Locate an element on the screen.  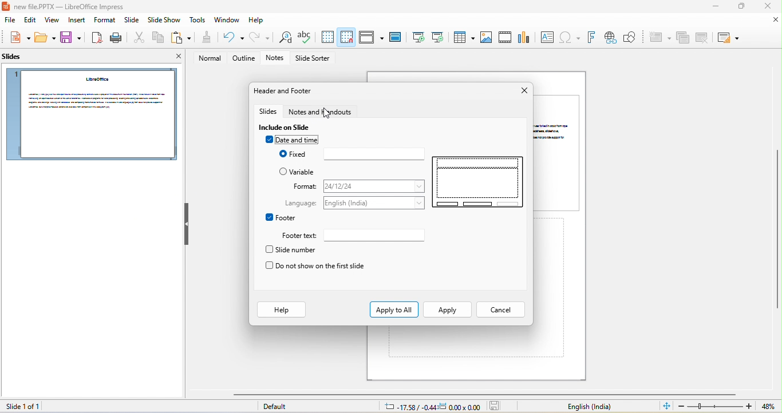
snap to grid is located at coordinates (347, 37).